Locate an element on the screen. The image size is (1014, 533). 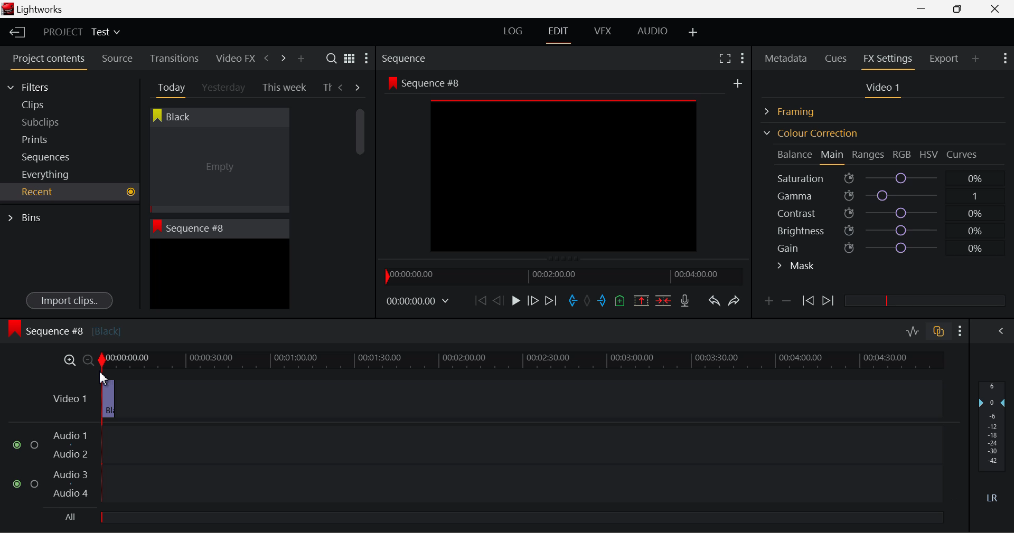
Delete keyframe is located at coordinates (786, 303).